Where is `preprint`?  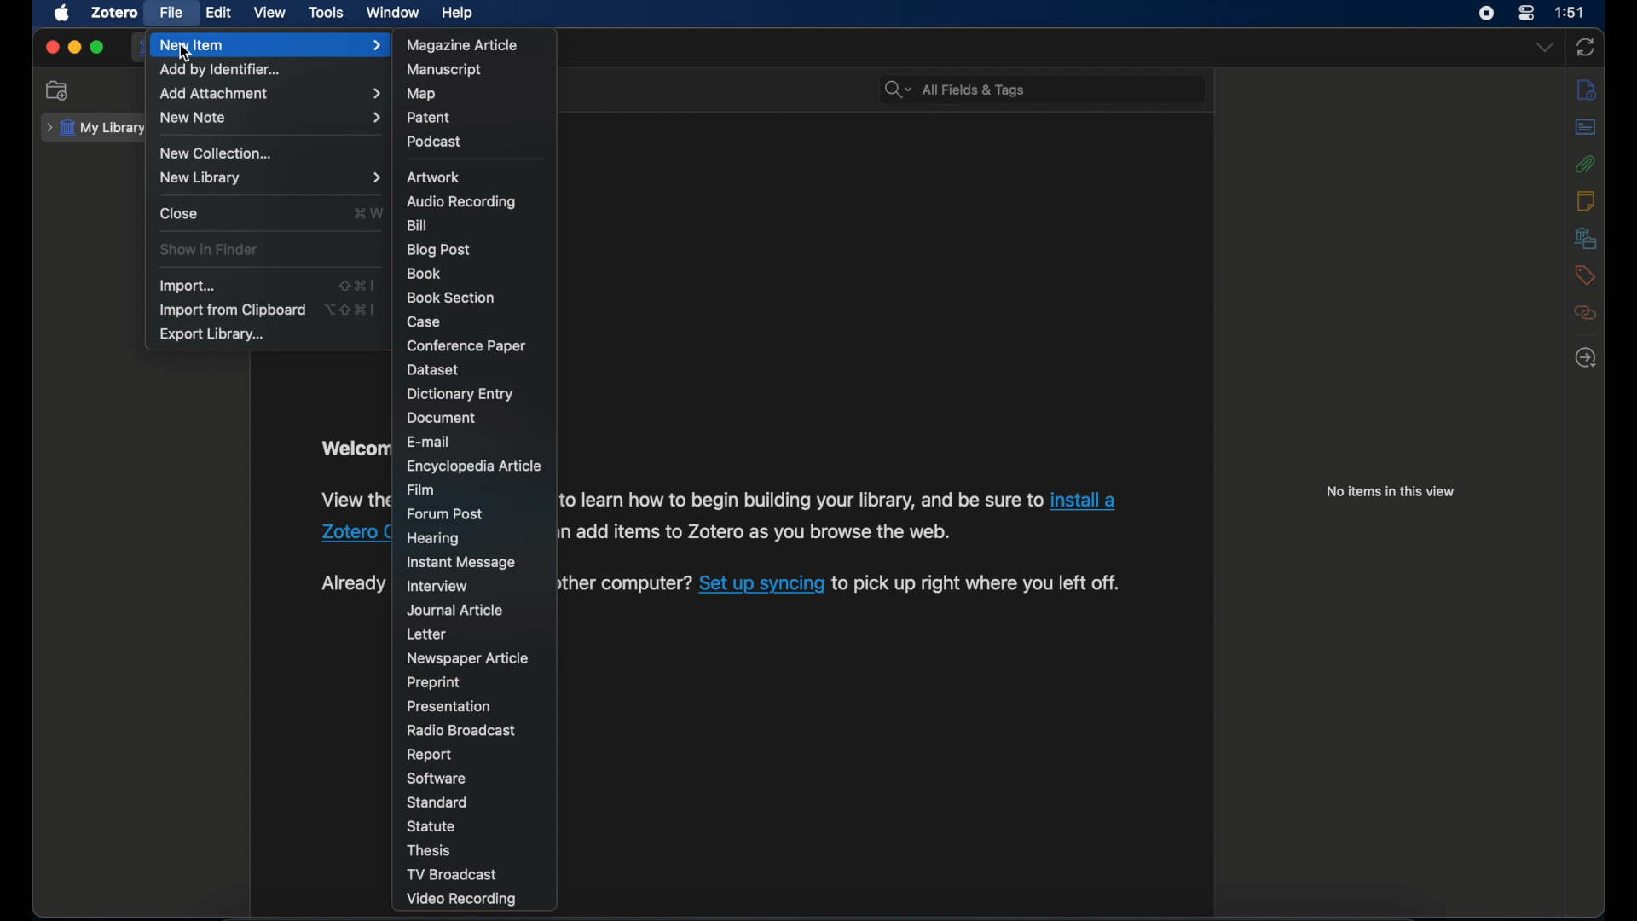 preprint is located at coordinates (435, 682).